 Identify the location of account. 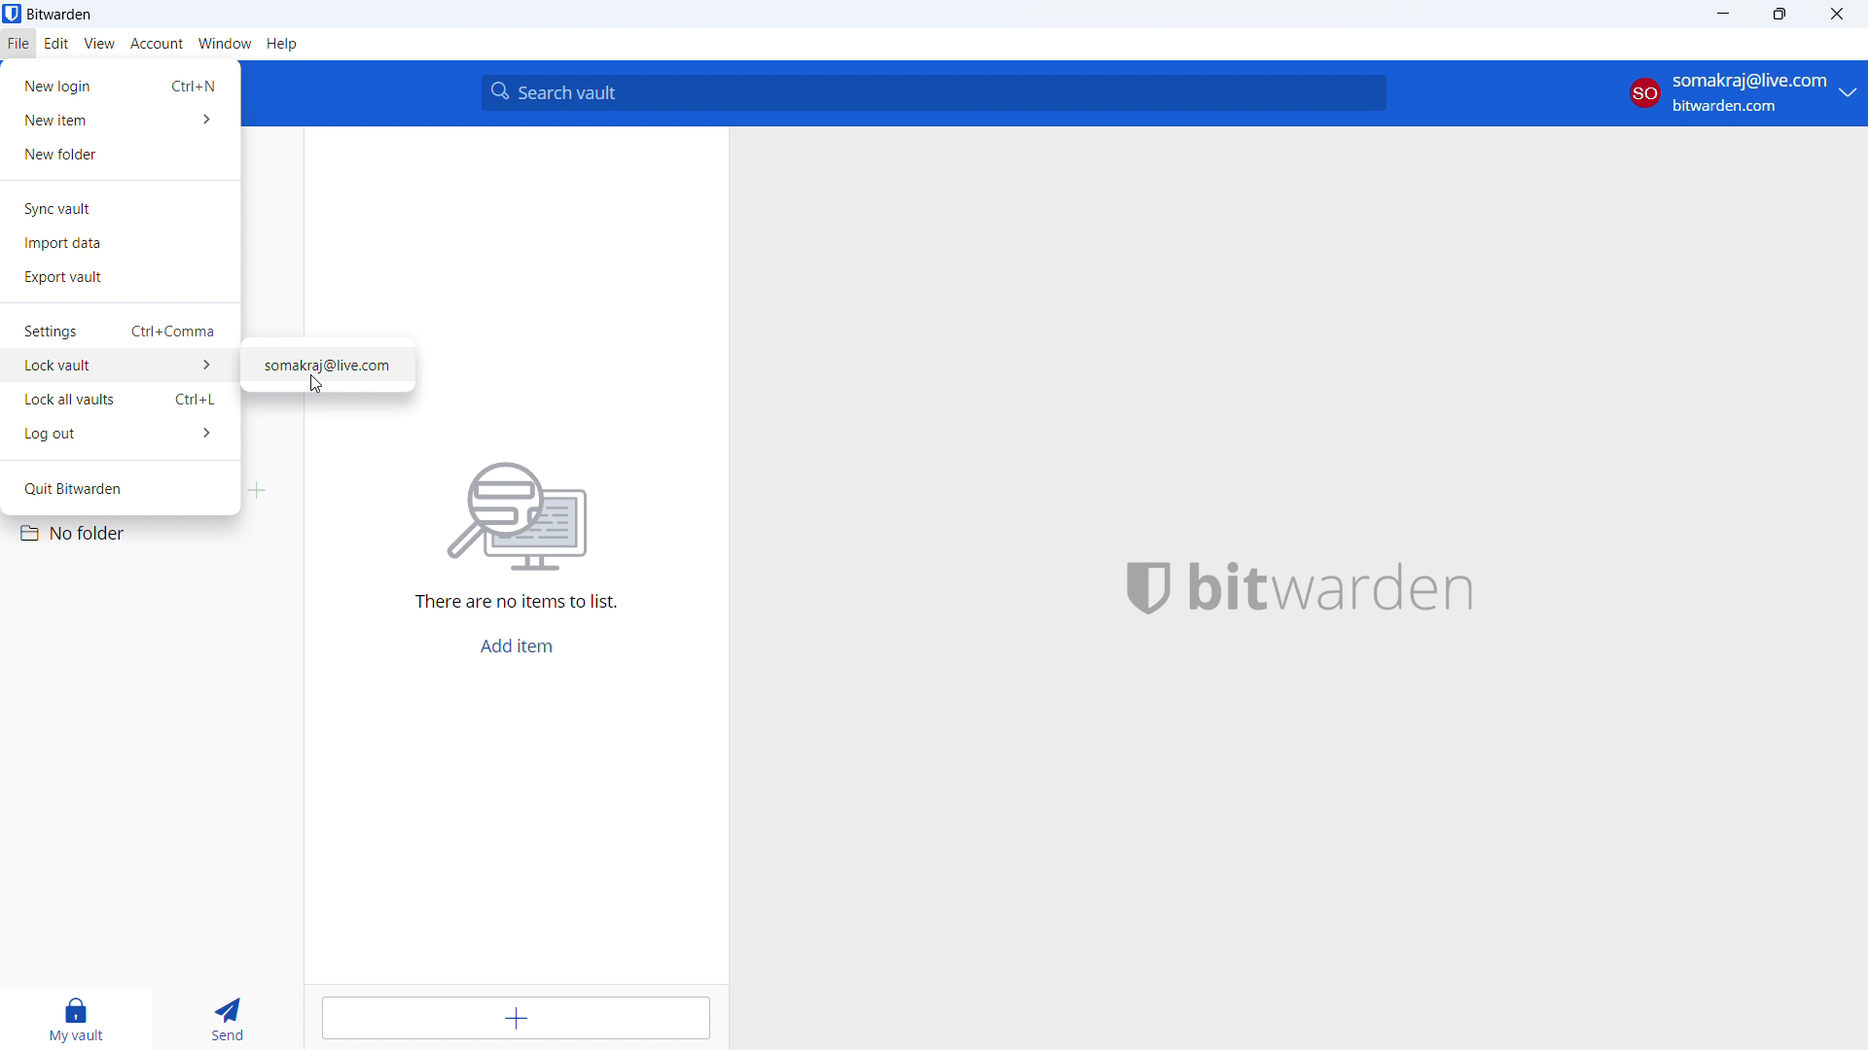
(158, 45).